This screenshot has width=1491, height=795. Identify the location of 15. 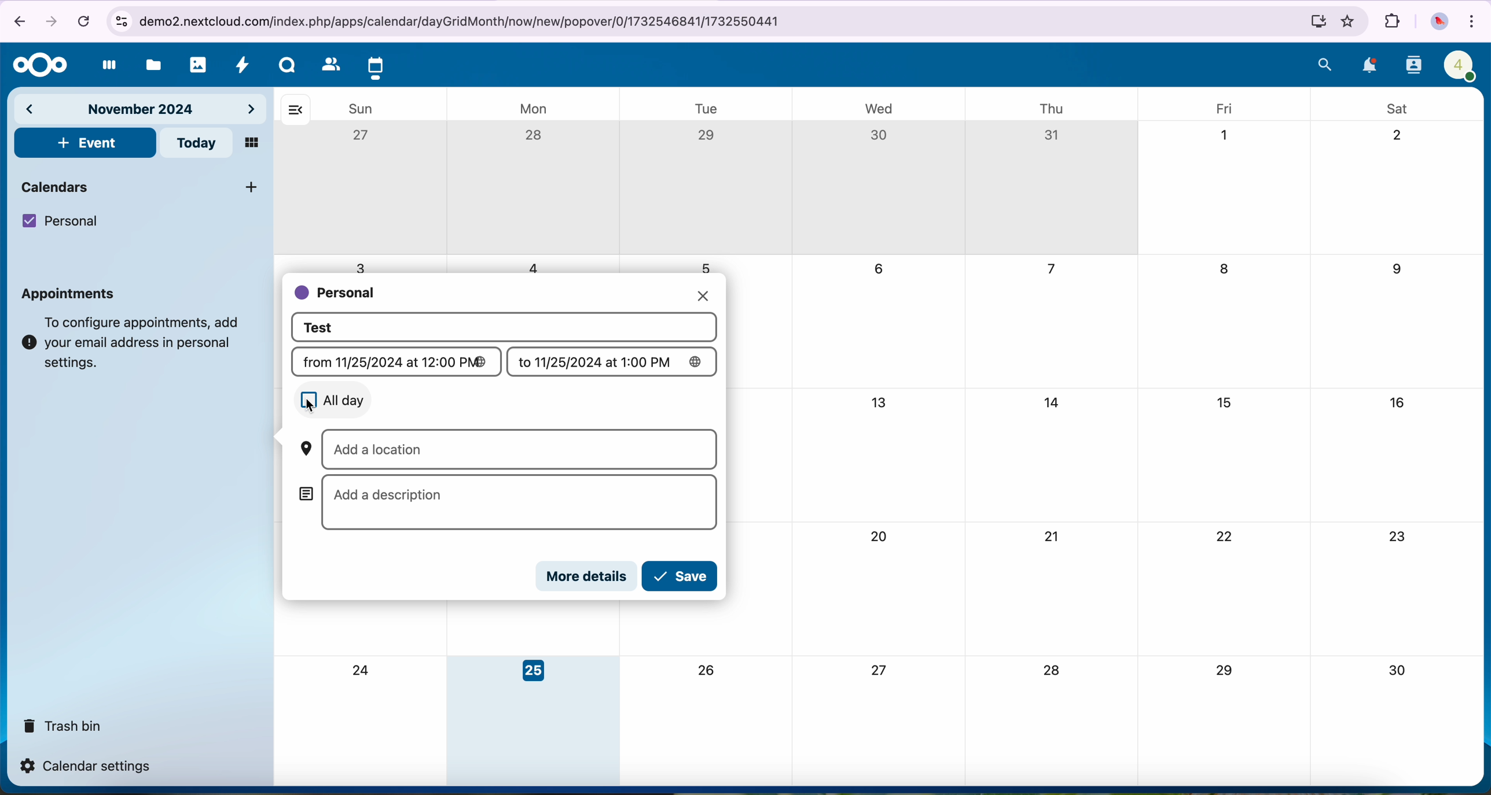
(1226, 405).